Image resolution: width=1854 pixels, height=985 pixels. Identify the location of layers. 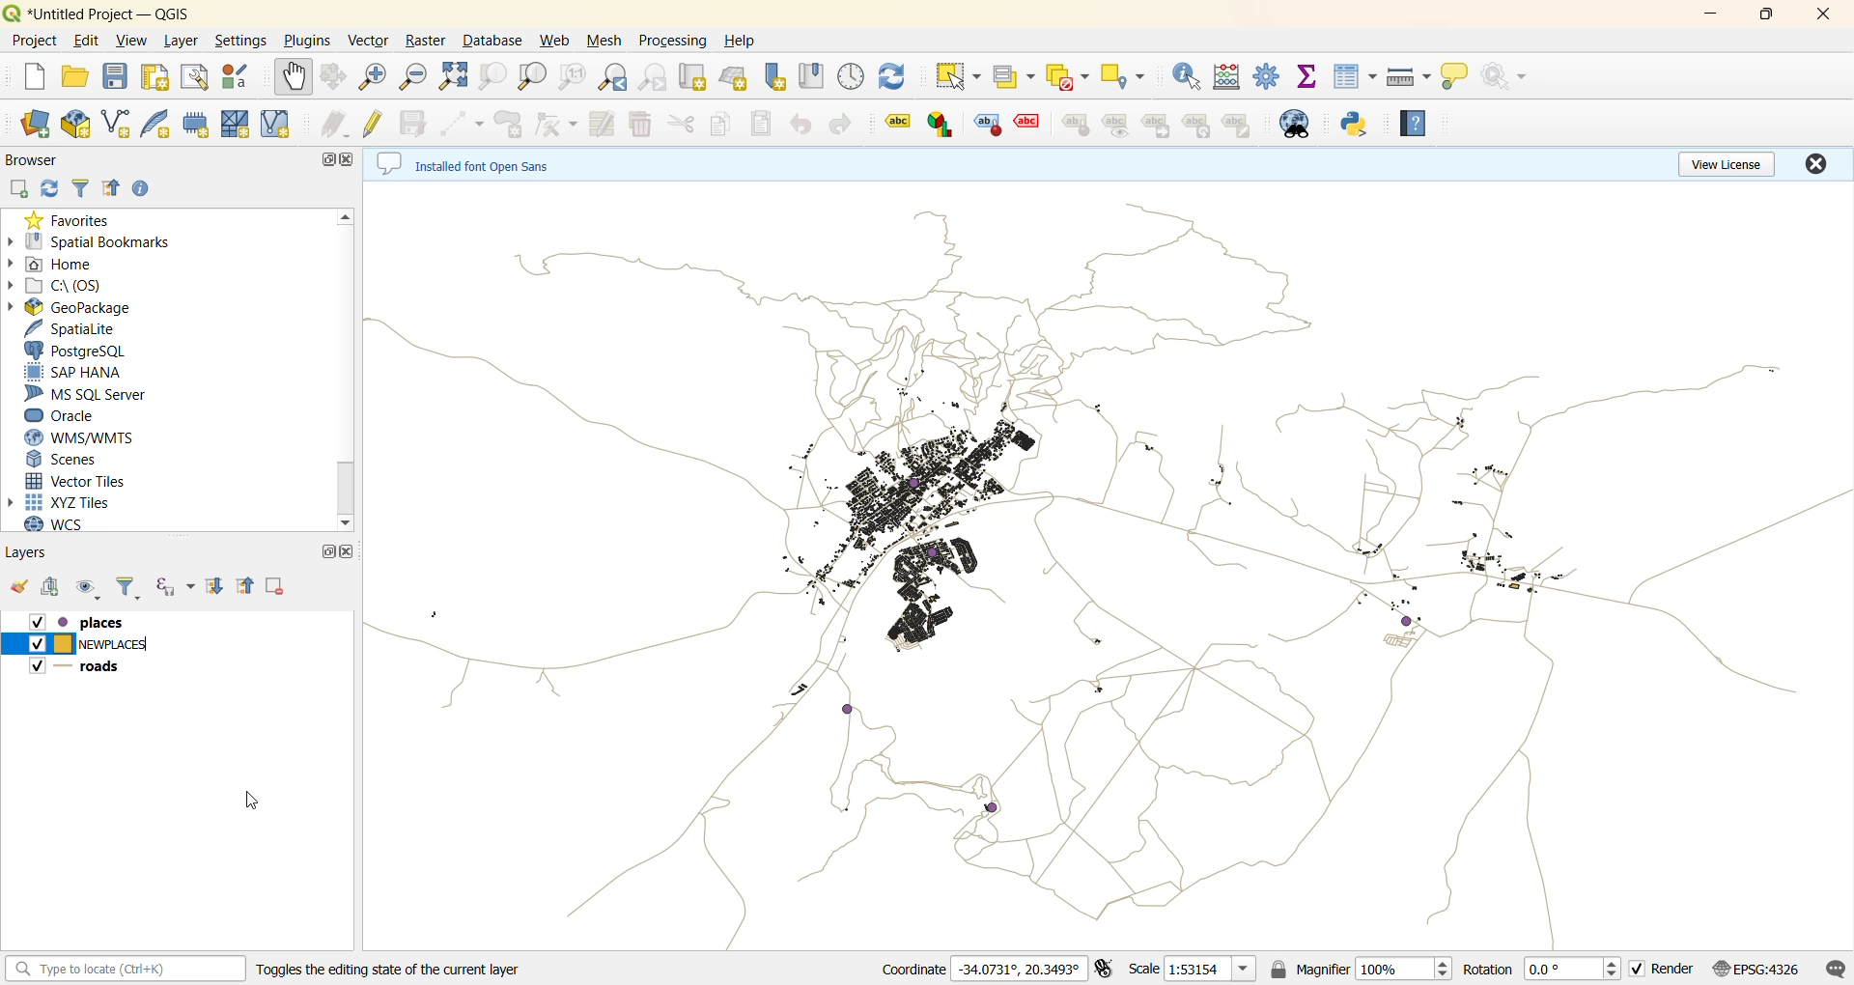
(35, 553).